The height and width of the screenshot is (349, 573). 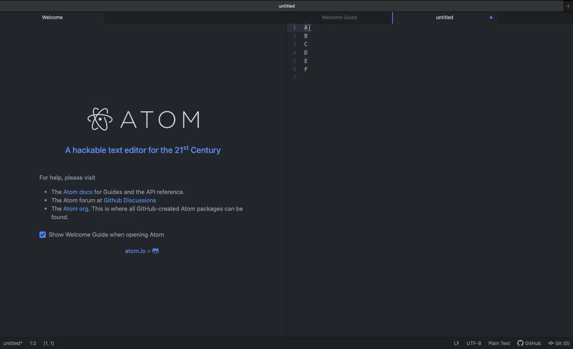 I want to click on LF, so click(x=458, y=344).